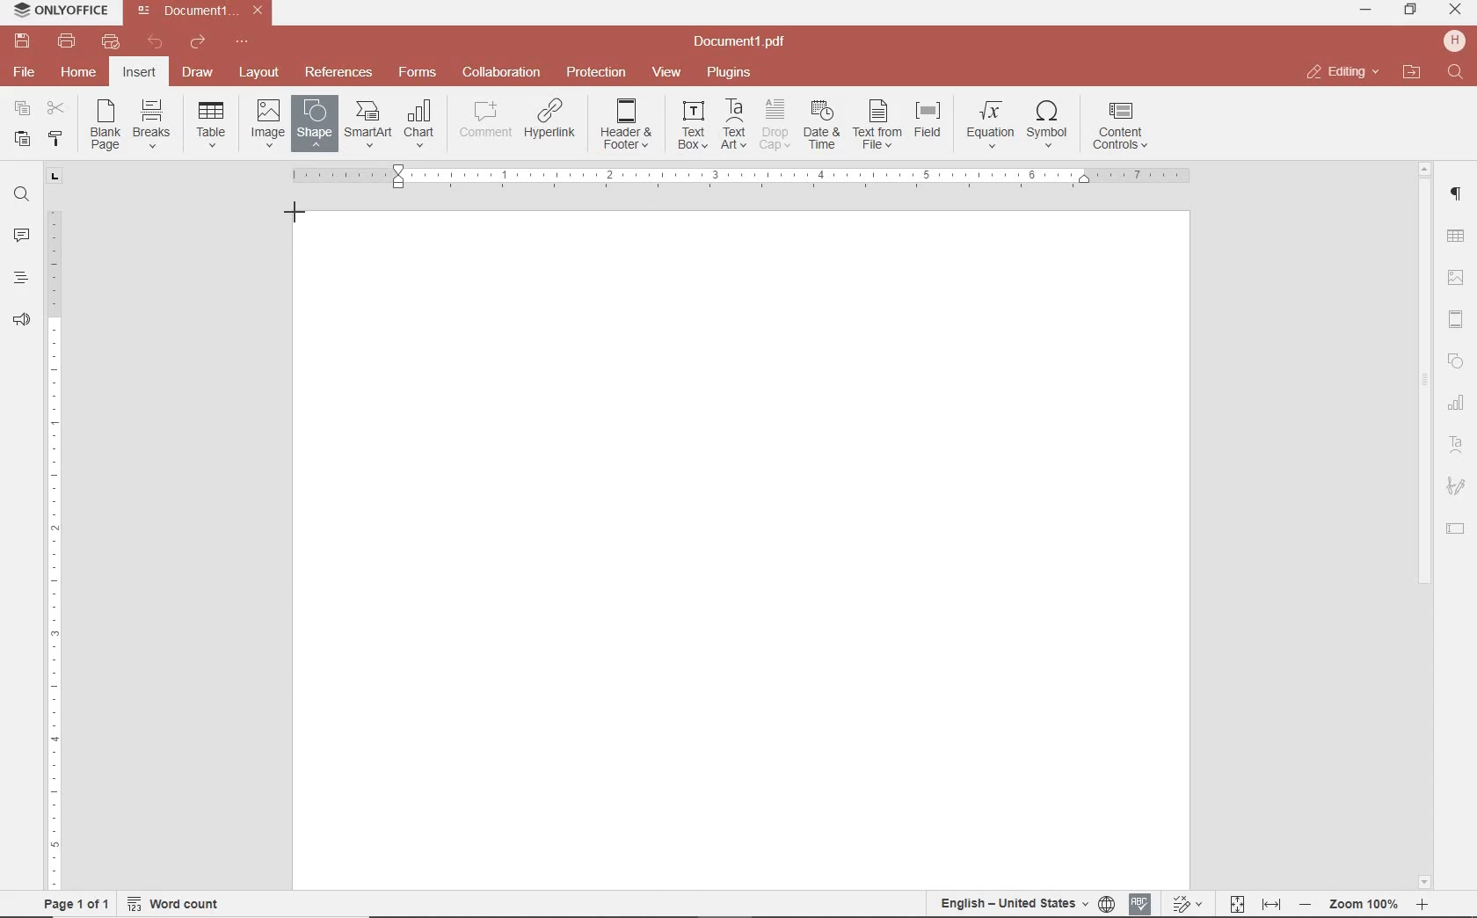 The width and height of the screenshot is (1477, 918). Describe the element at coordinates (204, 11) in the screenshot. I see `file name` at that location.